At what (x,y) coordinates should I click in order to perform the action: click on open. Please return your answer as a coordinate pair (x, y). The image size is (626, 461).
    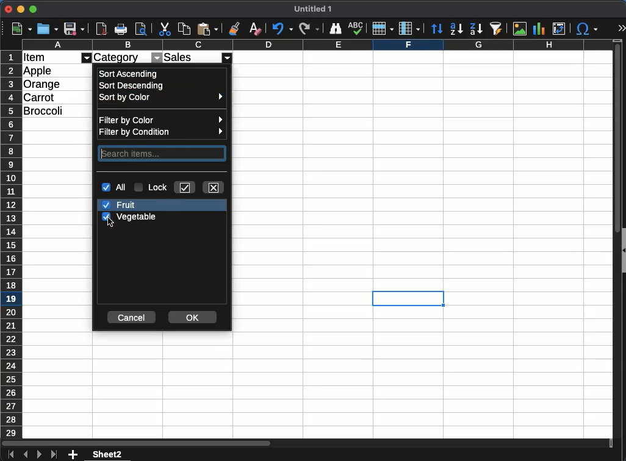
    Looking at the image, I should click on (48, 29).